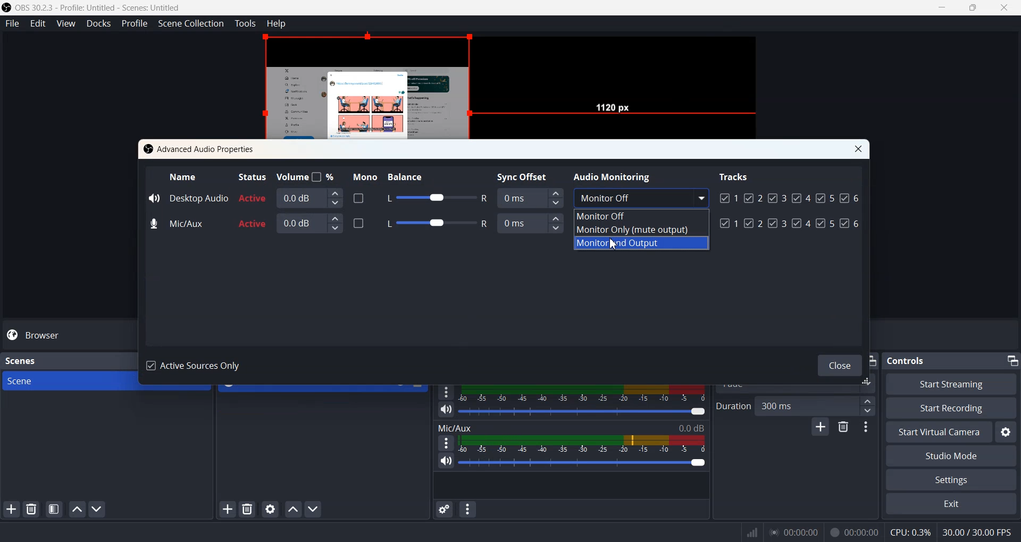 The height and width of the screenshot is (542, 1021). What do you see at coordinates (951, 456) in the screenshot?
I see `Studio Mode` at bounding box center [951, 456].